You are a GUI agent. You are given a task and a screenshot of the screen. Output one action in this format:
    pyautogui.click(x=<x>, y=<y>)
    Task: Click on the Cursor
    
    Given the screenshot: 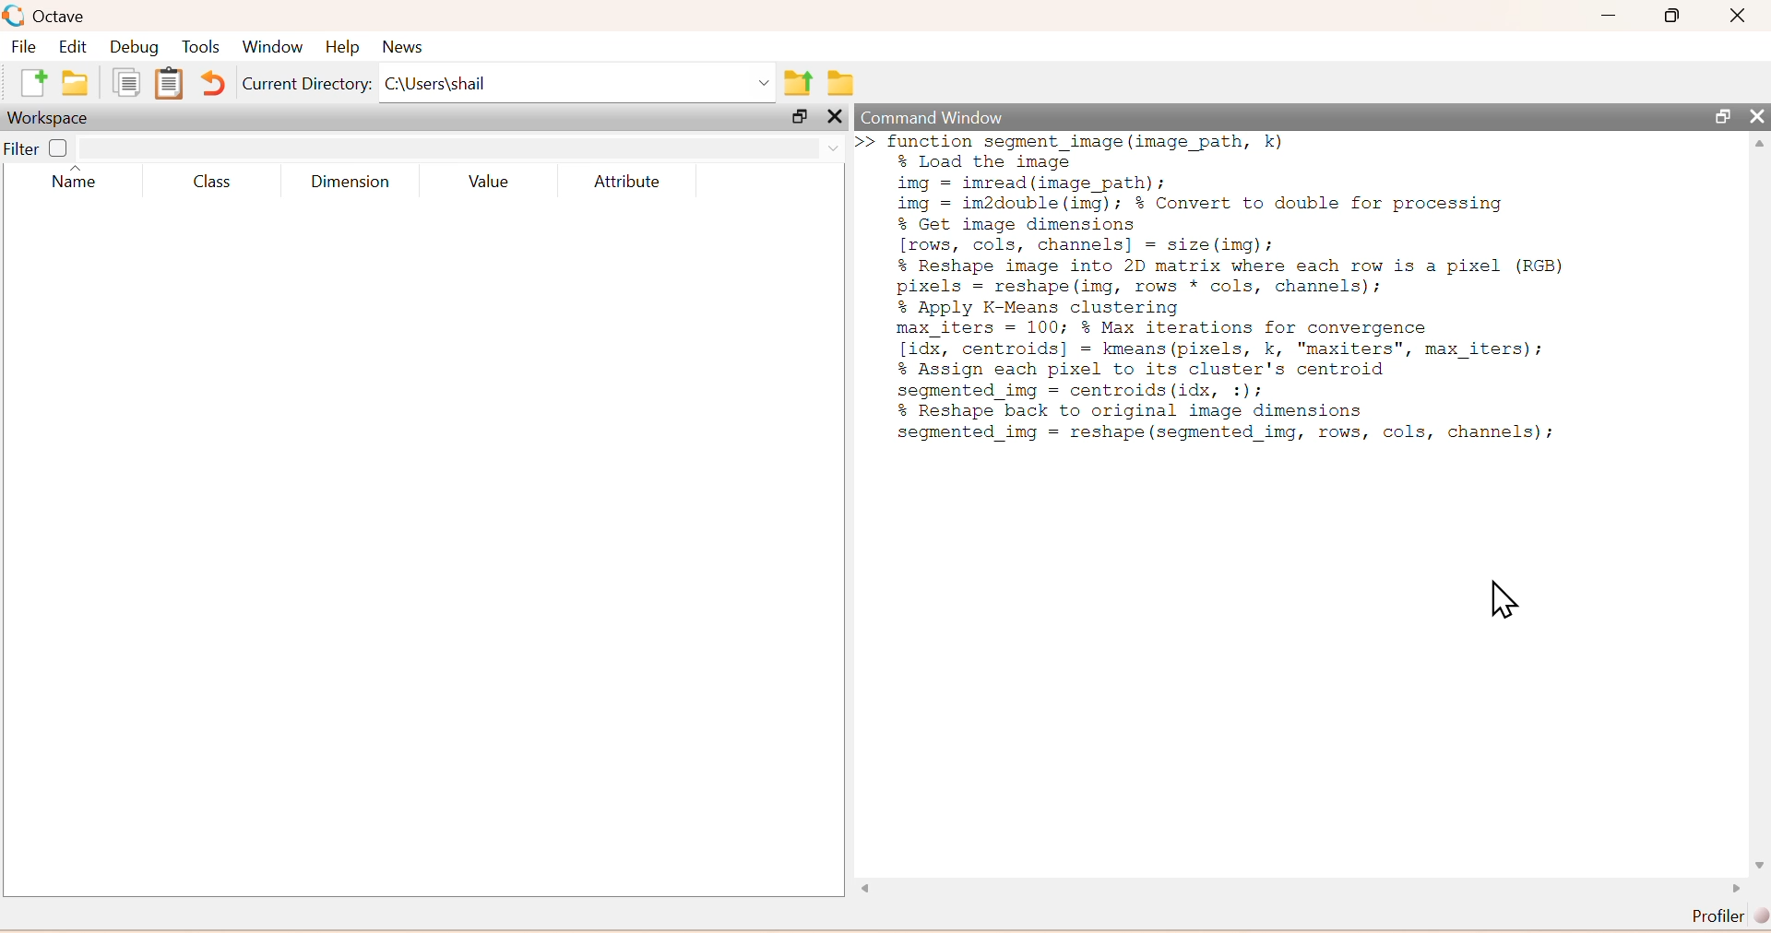 What is the action you would take?
    pyautogui.click(x=1499, y=602)
    